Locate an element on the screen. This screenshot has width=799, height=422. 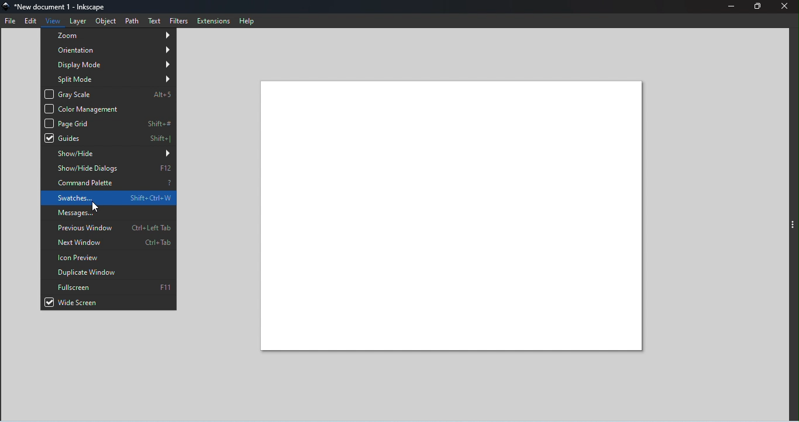
Cursor is located at coordinates (97, 207).